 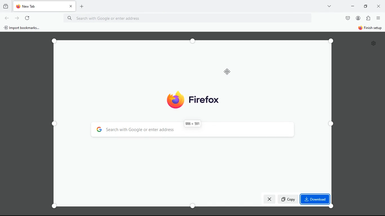 What do you see at coordinates (17, 18) in the screenshot?
I see `refresh` at bounding box center [17, 18].